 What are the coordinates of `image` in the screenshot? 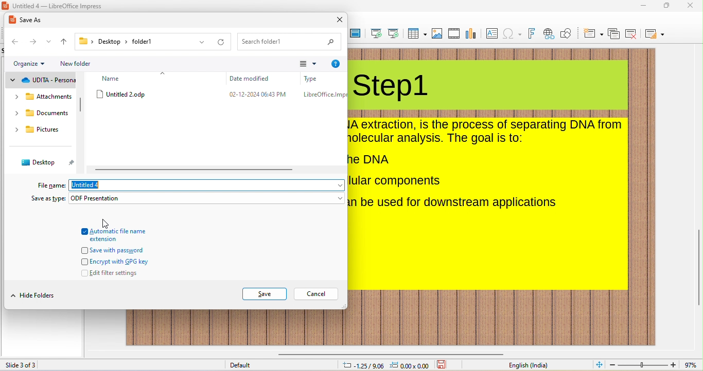 It's located at (437, 33).